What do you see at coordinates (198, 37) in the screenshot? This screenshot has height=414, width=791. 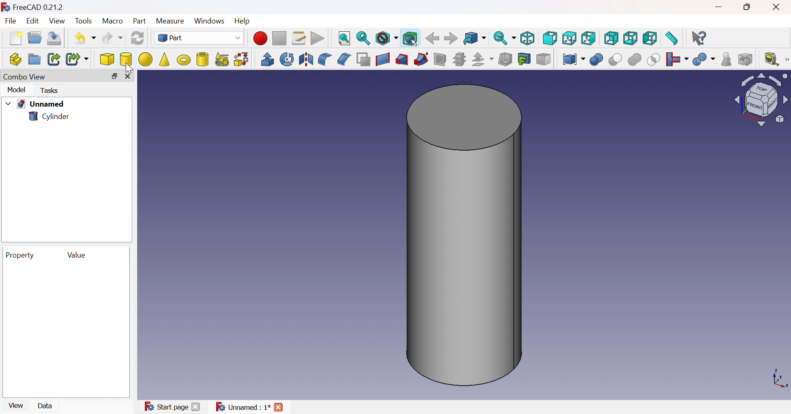 I see `Part` at bounding box center [198, 37].